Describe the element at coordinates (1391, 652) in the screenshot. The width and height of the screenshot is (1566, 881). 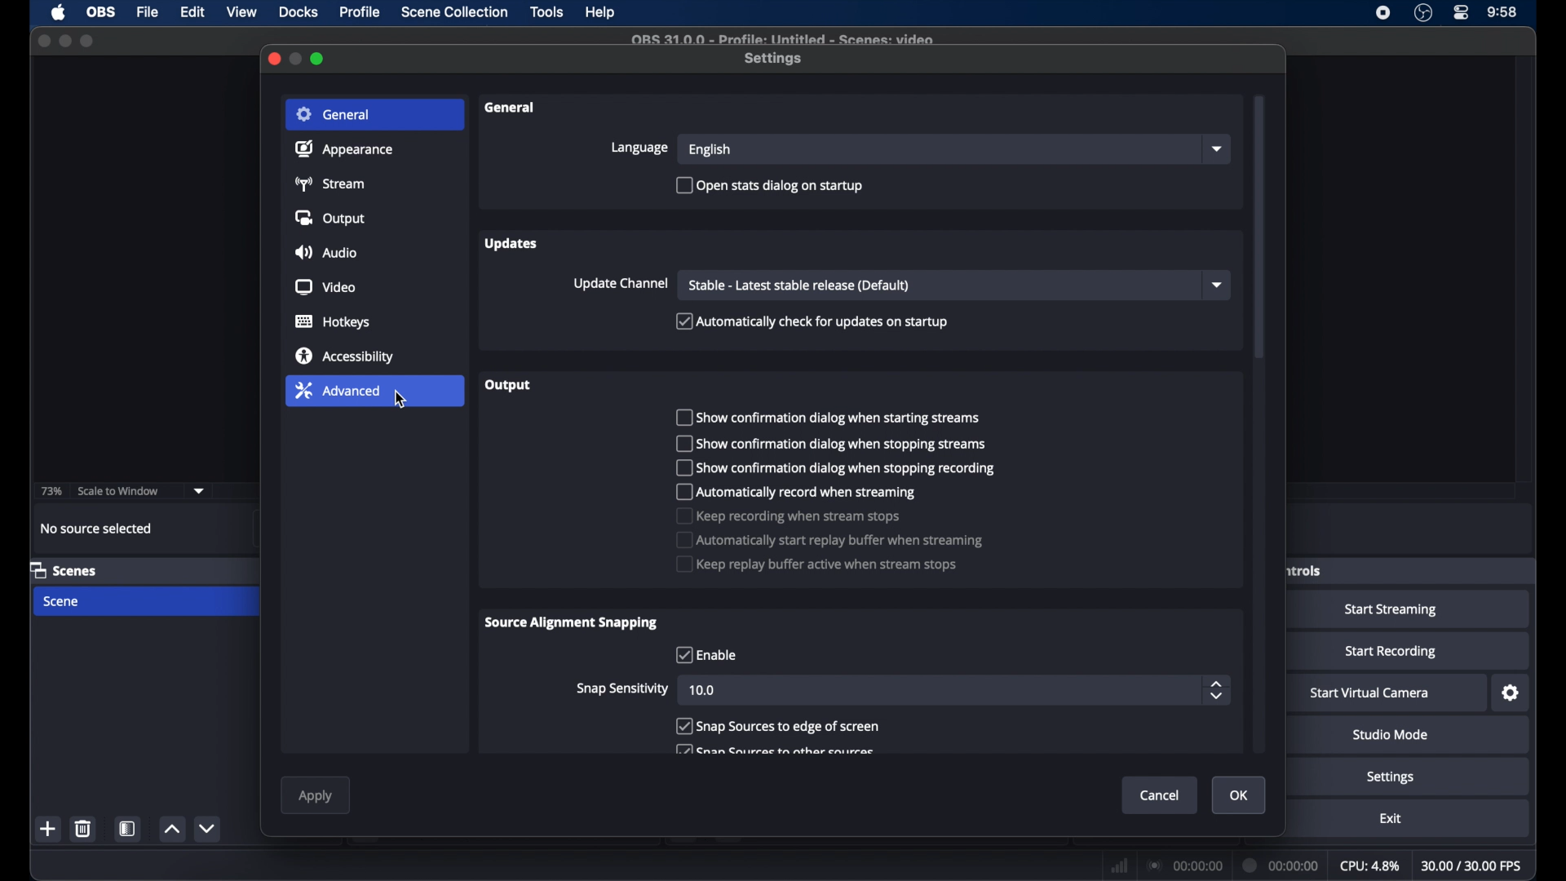
I see `start recording` at that location.